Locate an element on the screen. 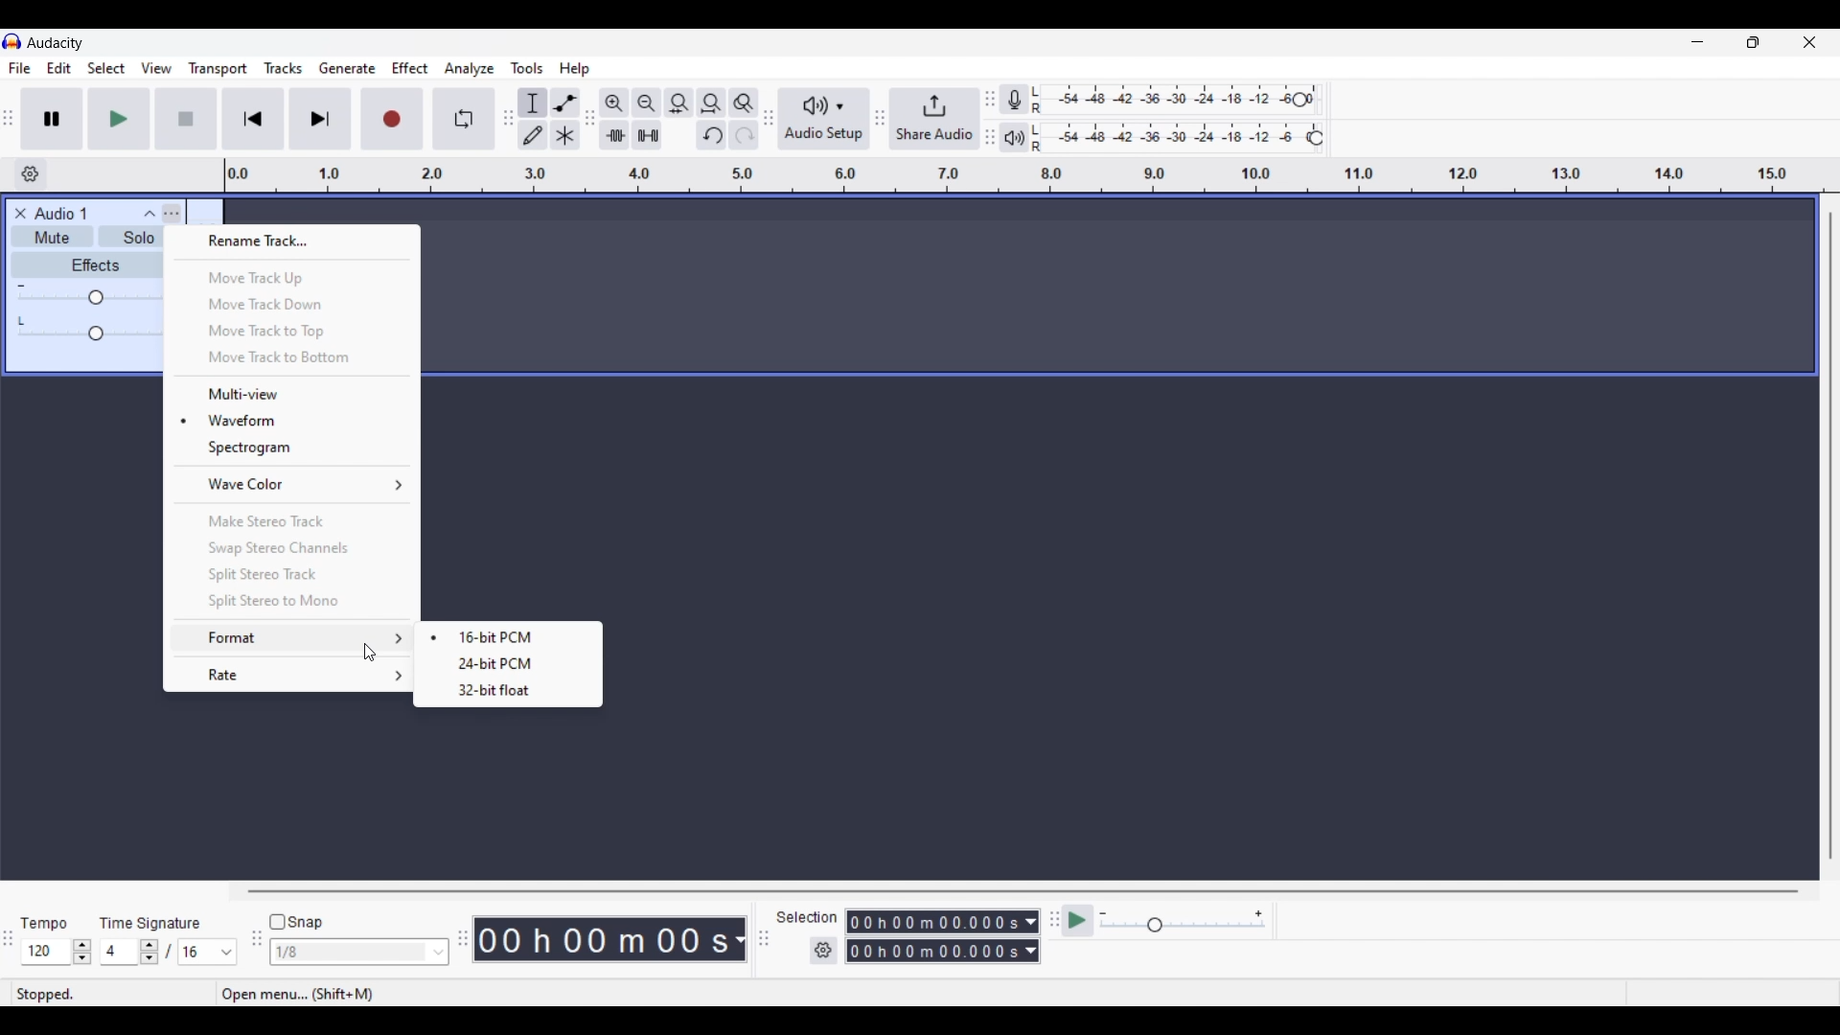  Slider to change playback speed is located at coordinates (1183, 927).